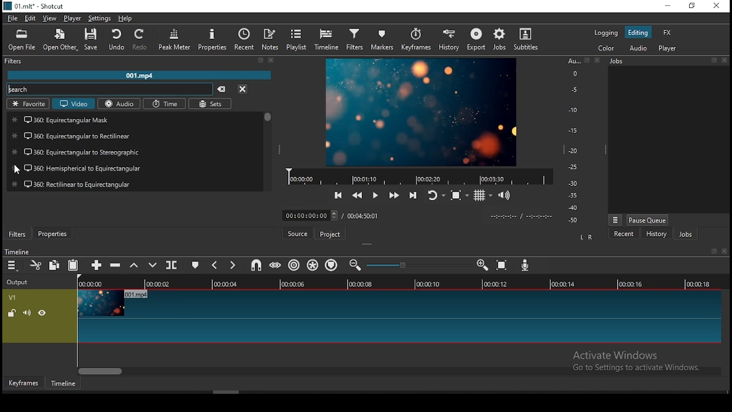  I want to click on filter option, so click(140, 183).